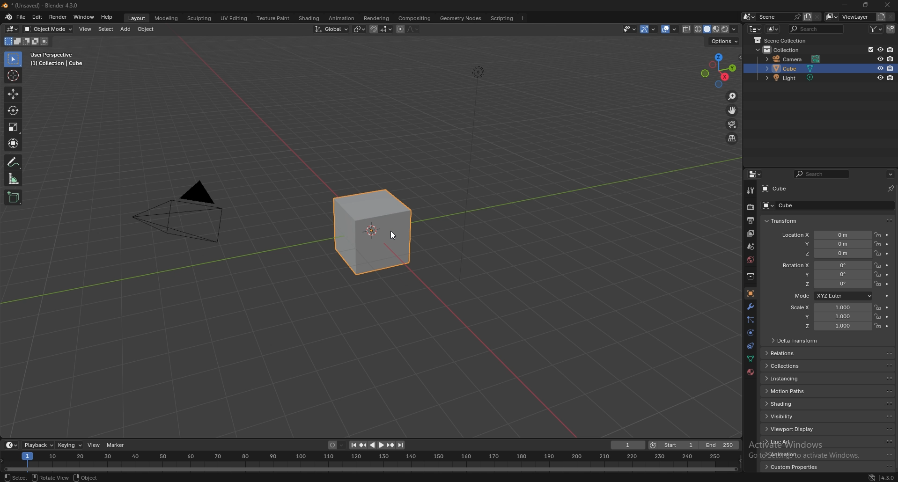 This screenshot has height=482, width=898. I want to click on shading, so click(735, 29).